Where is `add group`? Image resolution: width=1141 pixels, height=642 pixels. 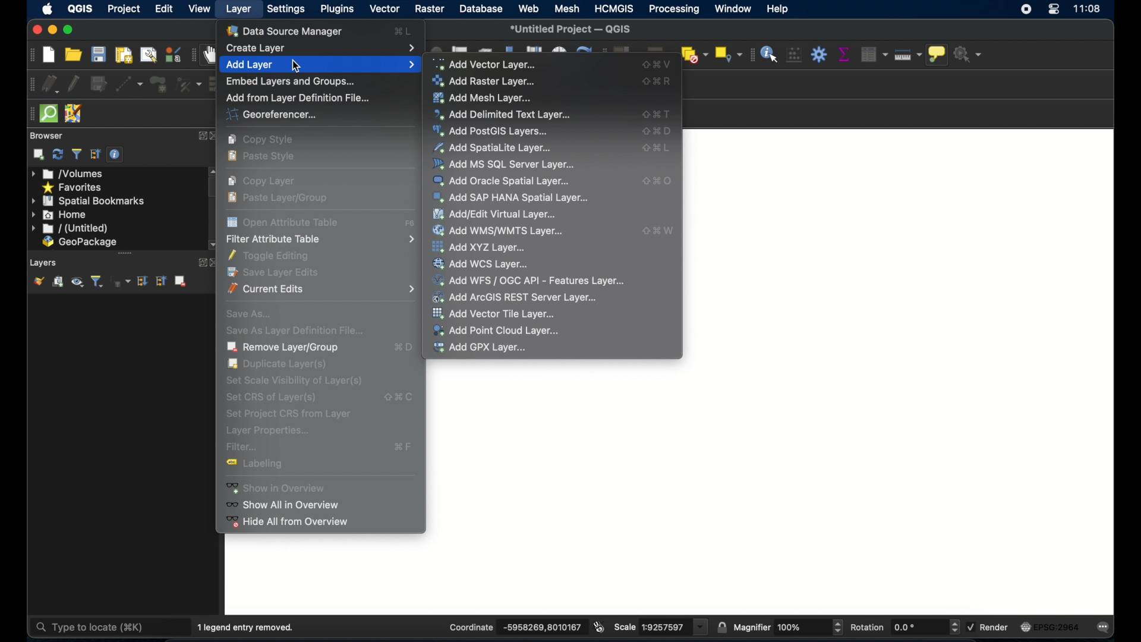 add group is located at coordinates (58, 282).